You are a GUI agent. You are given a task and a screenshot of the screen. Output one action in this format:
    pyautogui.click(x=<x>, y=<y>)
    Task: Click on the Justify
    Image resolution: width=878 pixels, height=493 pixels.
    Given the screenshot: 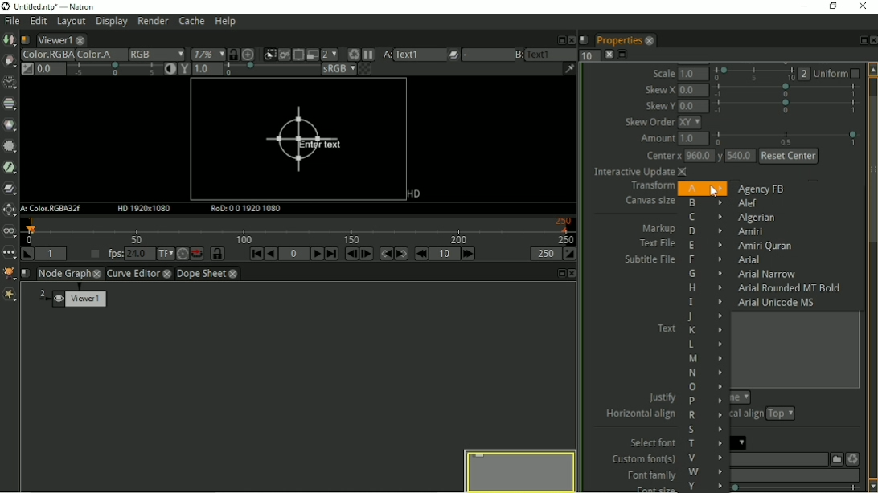 What is the action you would take?
    pyautogui.click(x=663, y=396)
    